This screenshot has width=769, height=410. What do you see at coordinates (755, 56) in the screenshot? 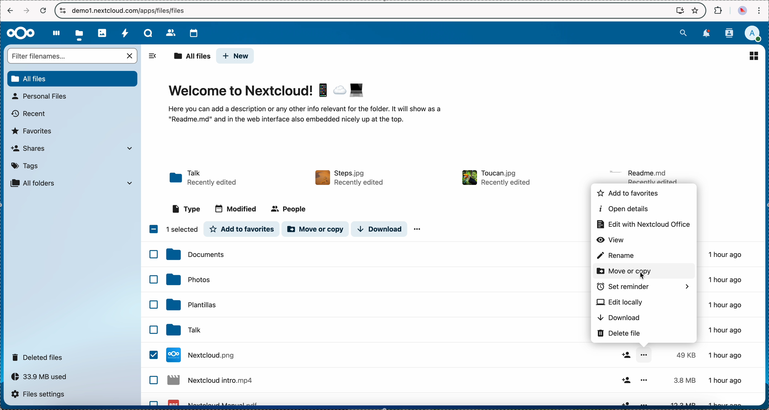
I see `list view` at bounding box center [755, 56].